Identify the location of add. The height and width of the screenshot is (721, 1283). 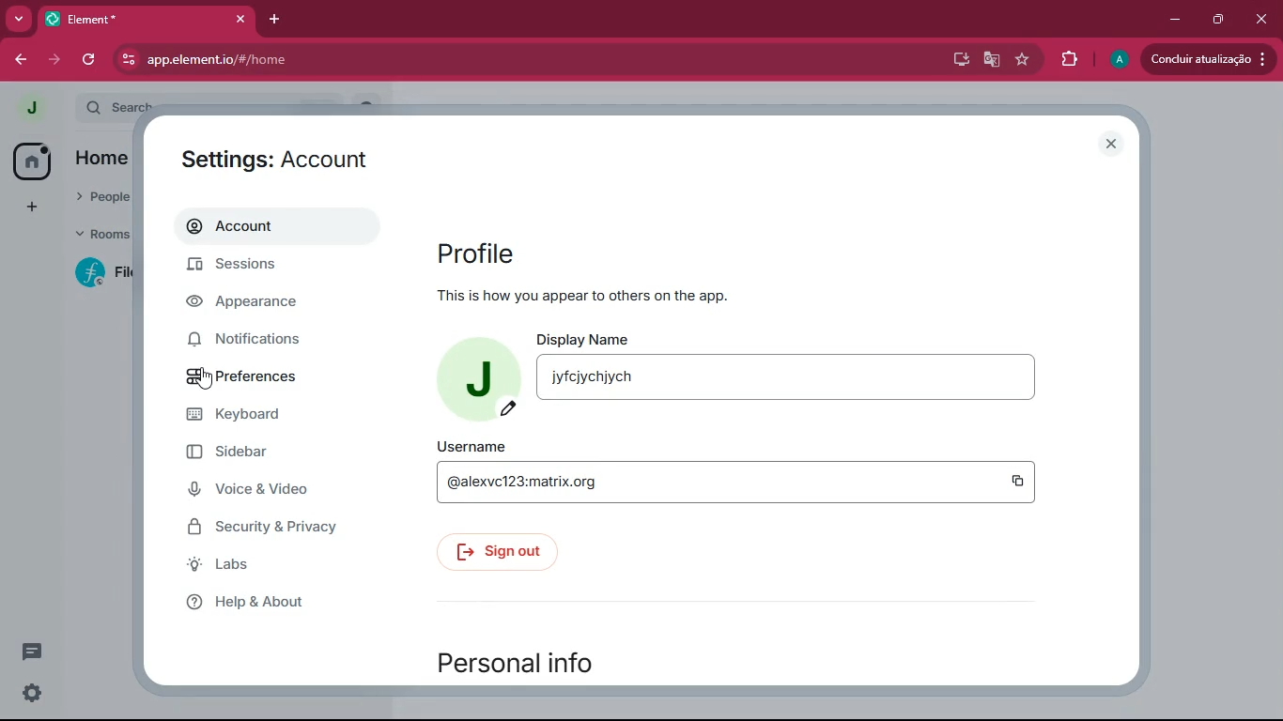
(28, 210).